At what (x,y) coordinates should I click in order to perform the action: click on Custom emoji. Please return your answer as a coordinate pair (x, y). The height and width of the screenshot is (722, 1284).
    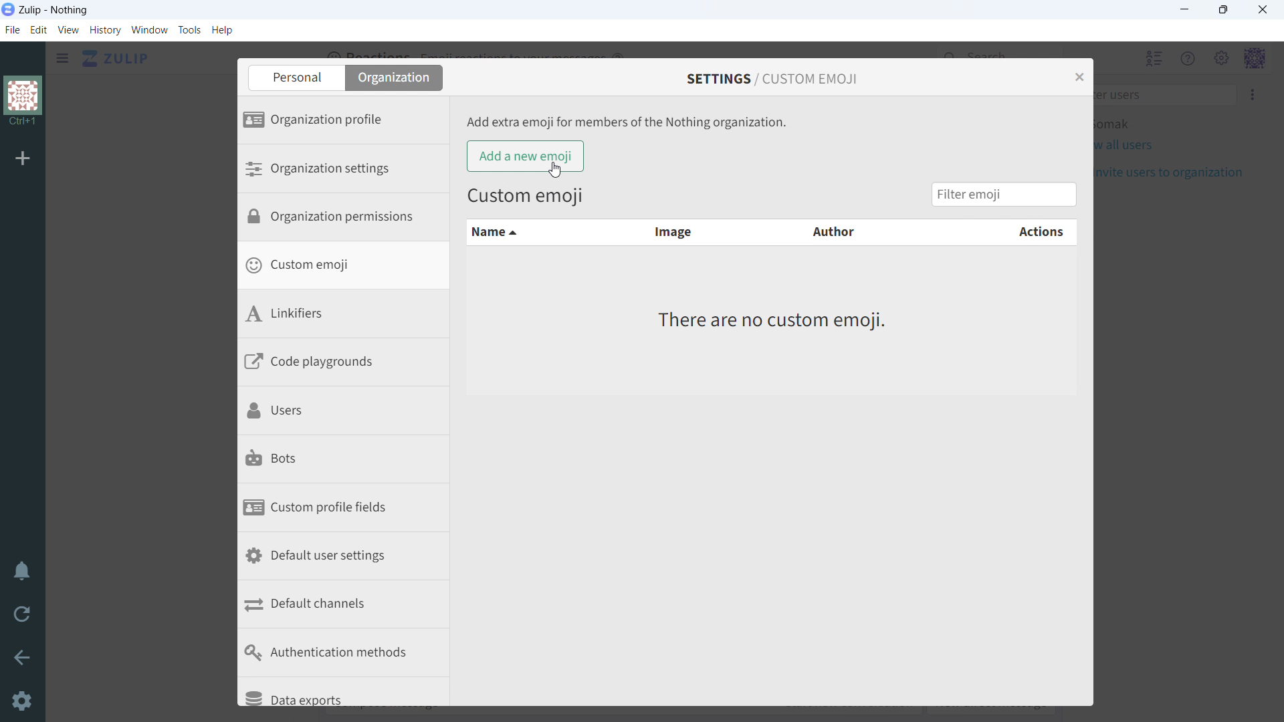
    Looking at the image, I should click on (526, 197).